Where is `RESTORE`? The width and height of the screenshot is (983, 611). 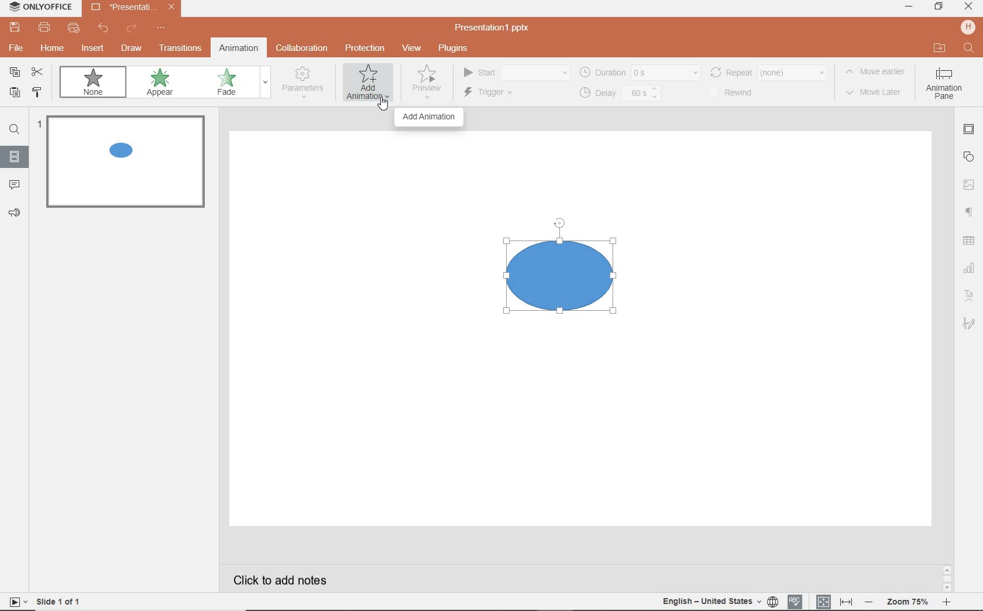
RESTORE is located at coordinates (939, 7).